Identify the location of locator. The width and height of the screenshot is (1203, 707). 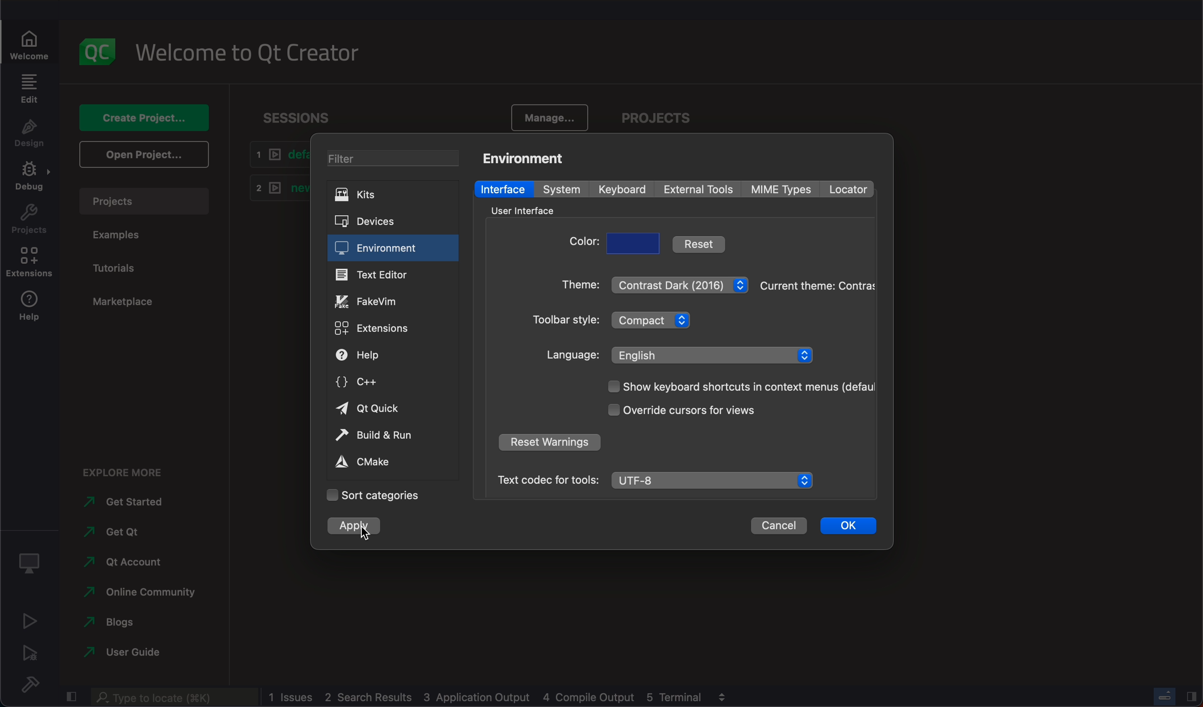
(849, 188).